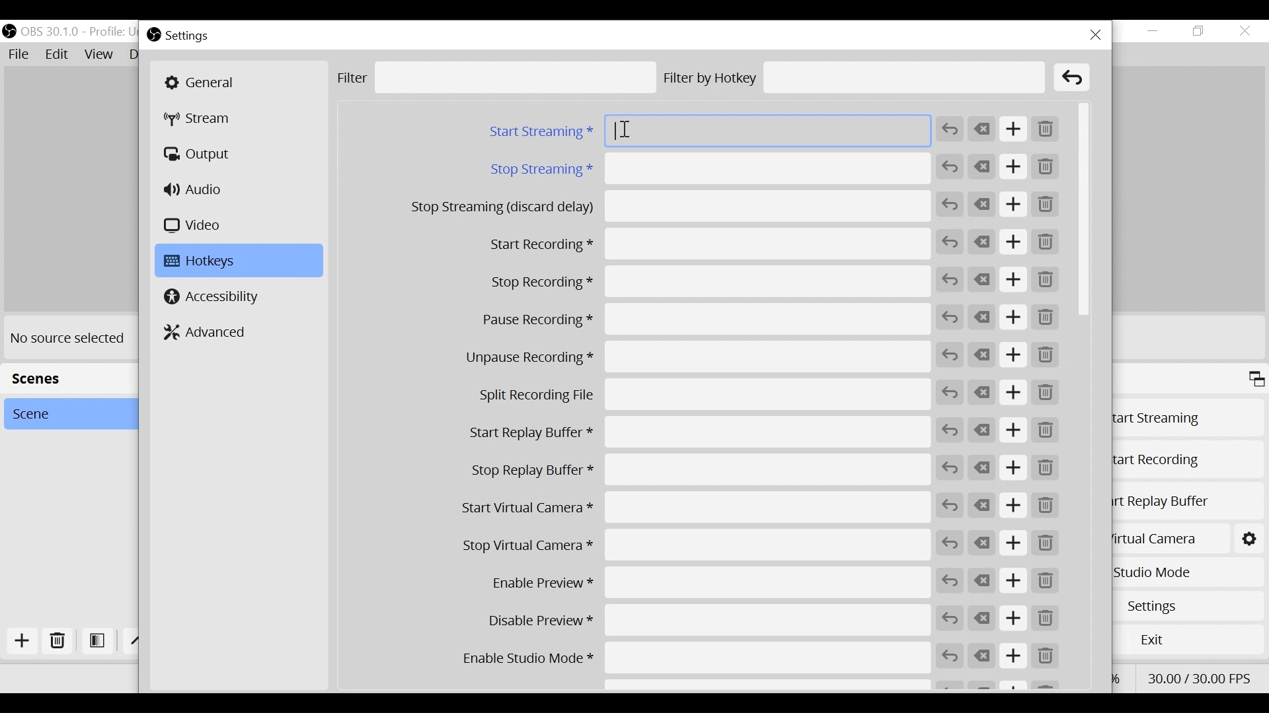 Image resolution: width=1269 pixels, height=713 pixels. I want to click on Stop Streaming, so click(709, 169).